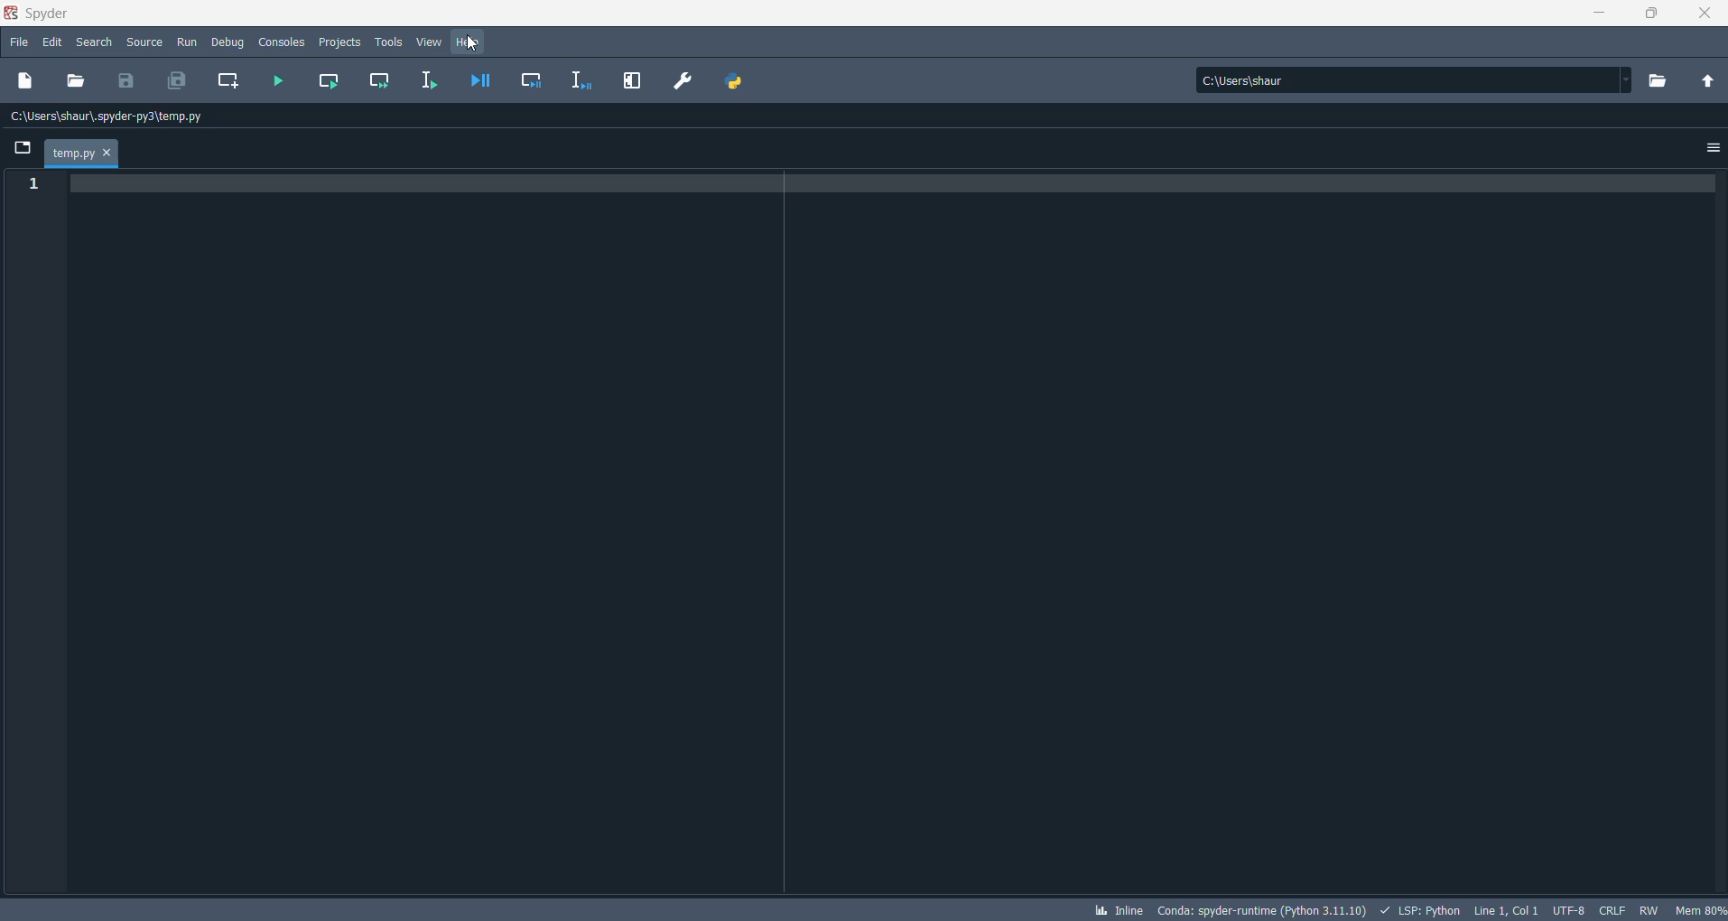  Describe the element at coordinates (228, 42) in the screenshot. I see `debug` at that location.